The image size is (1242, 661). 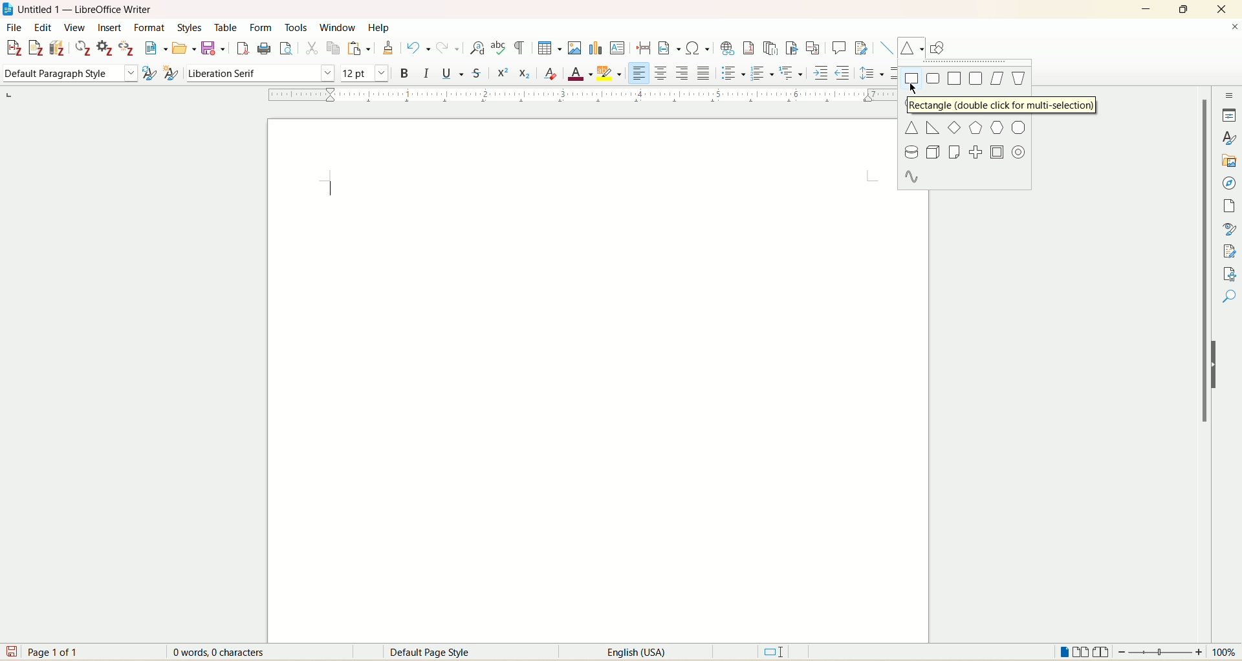 What do you see at coordinates (1230, 94) in the screenshot?
I see `sidebar settings` at bounding box center [1230, 94].